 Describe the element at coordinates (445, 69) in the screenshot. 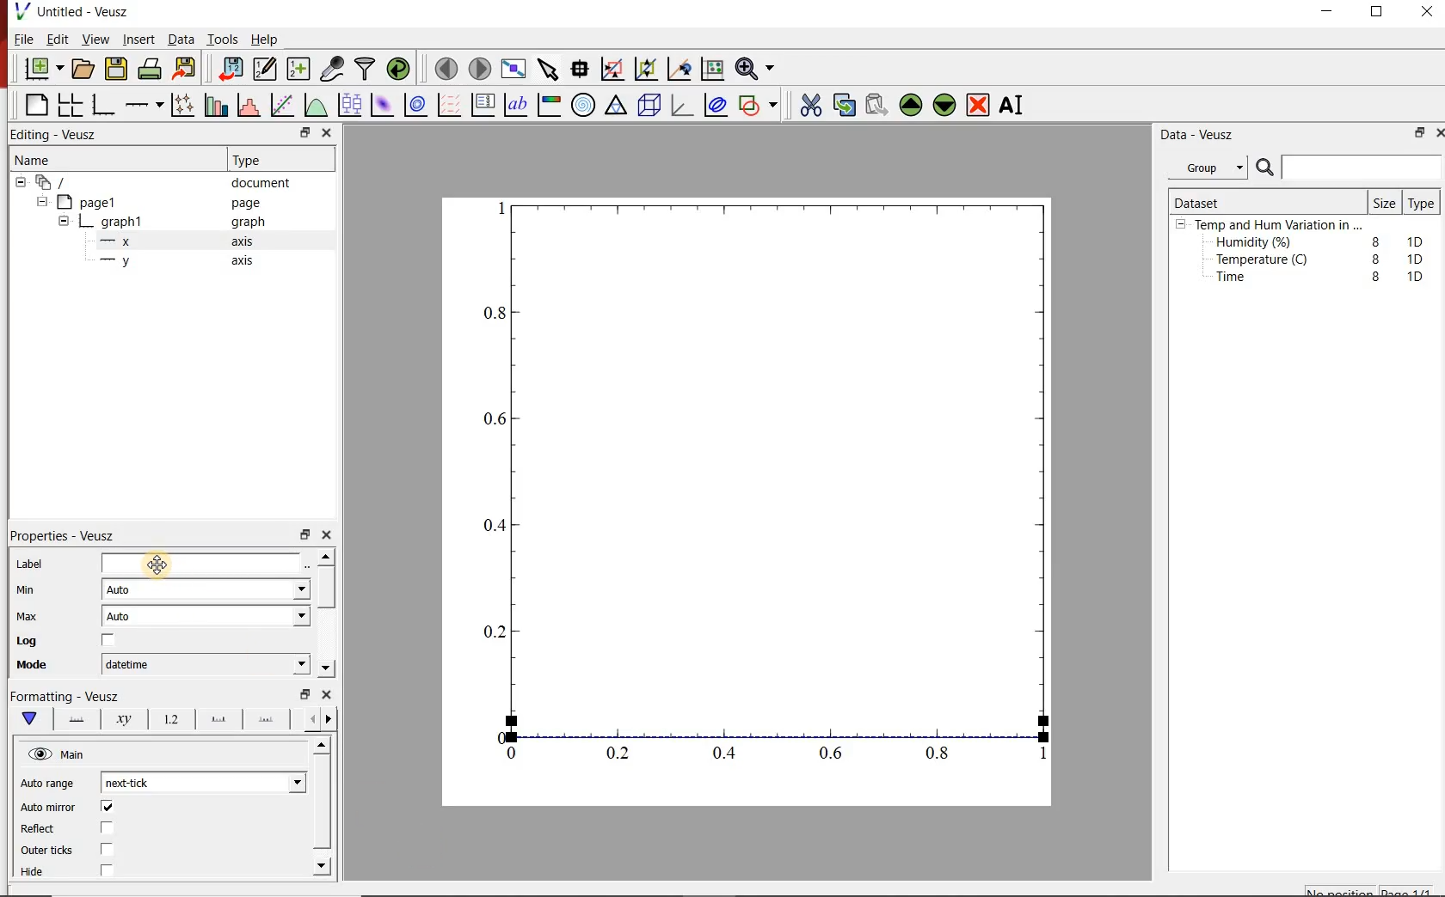

I see `move to the previous page` at that location.